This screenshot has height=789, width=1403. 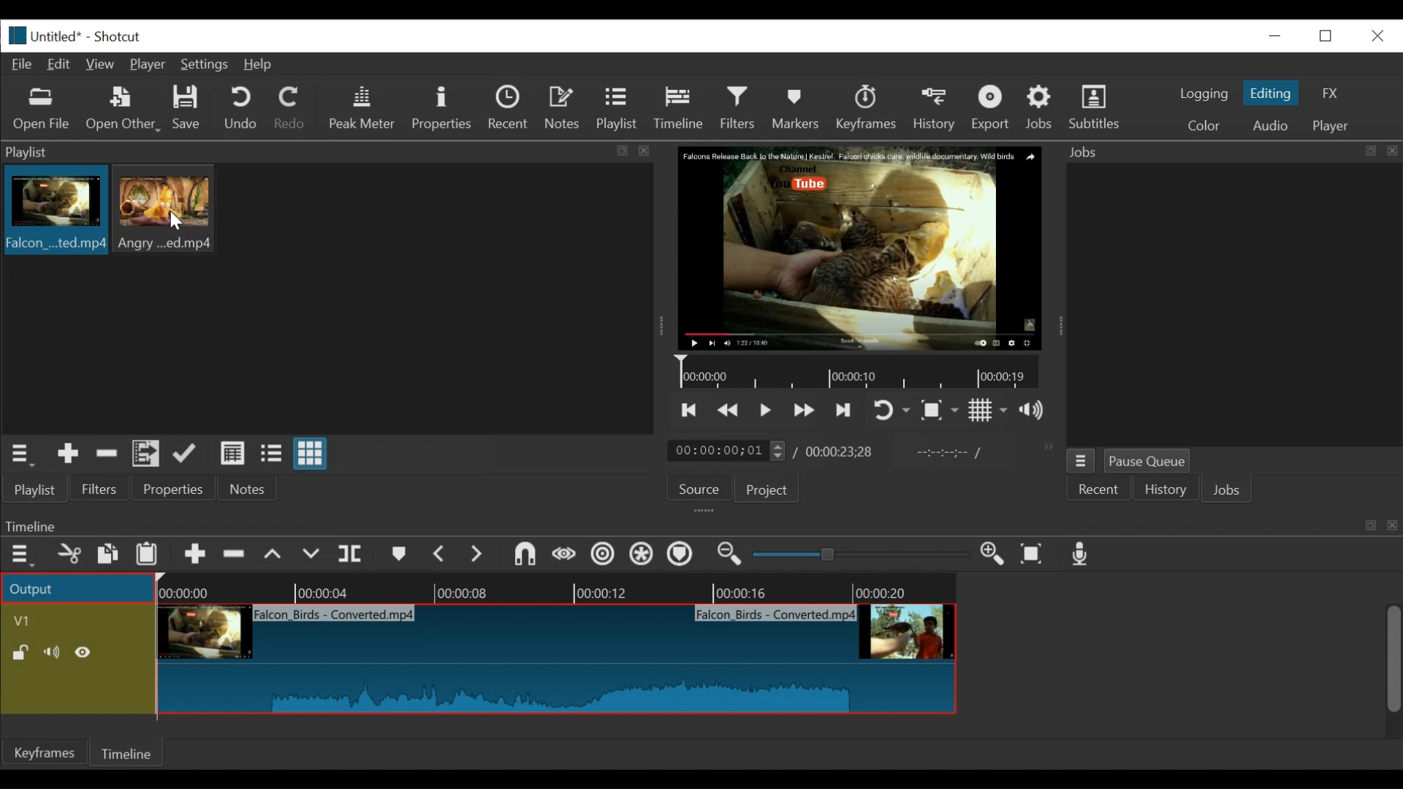 What do you see at coordinates (1148, 464) in the screenshot?
I see `Pause Queue` at bounding box center [1148, 464].